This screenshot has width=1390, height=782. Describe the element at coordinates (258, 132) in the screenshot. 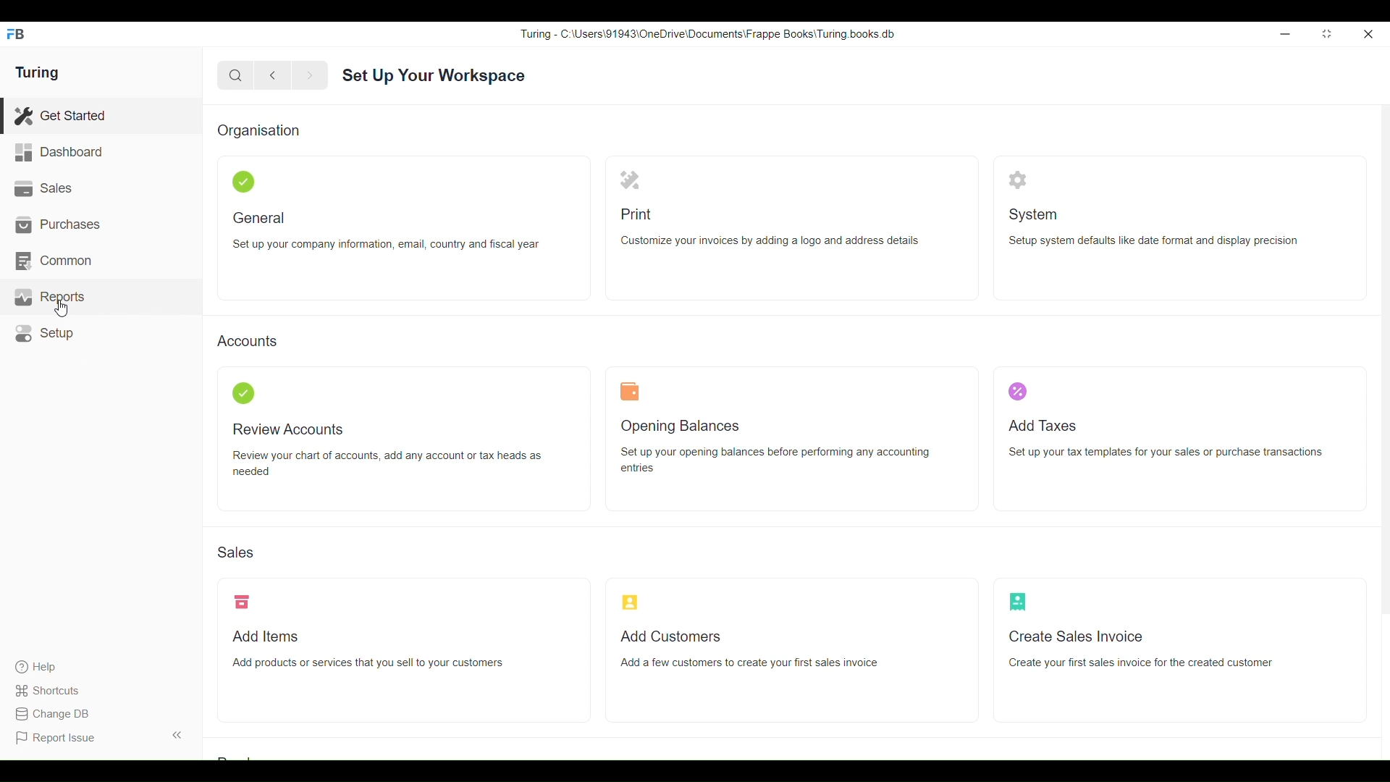

I see `Organisation` at that location.